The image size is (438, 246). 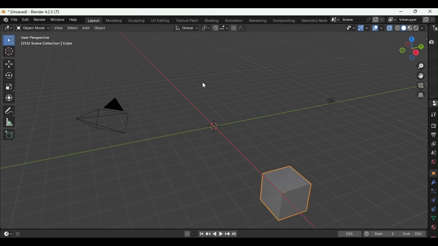 I want to click on scale, so click(x=10, y=87).